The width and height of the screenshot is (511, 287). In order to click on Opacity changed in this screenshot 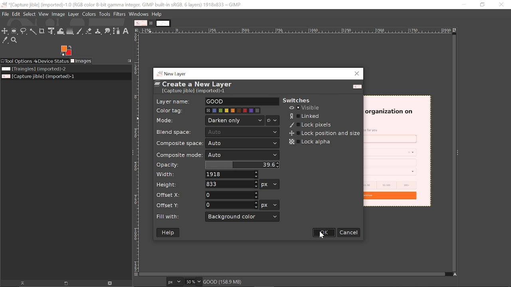, I will do `click(241, 165)`.